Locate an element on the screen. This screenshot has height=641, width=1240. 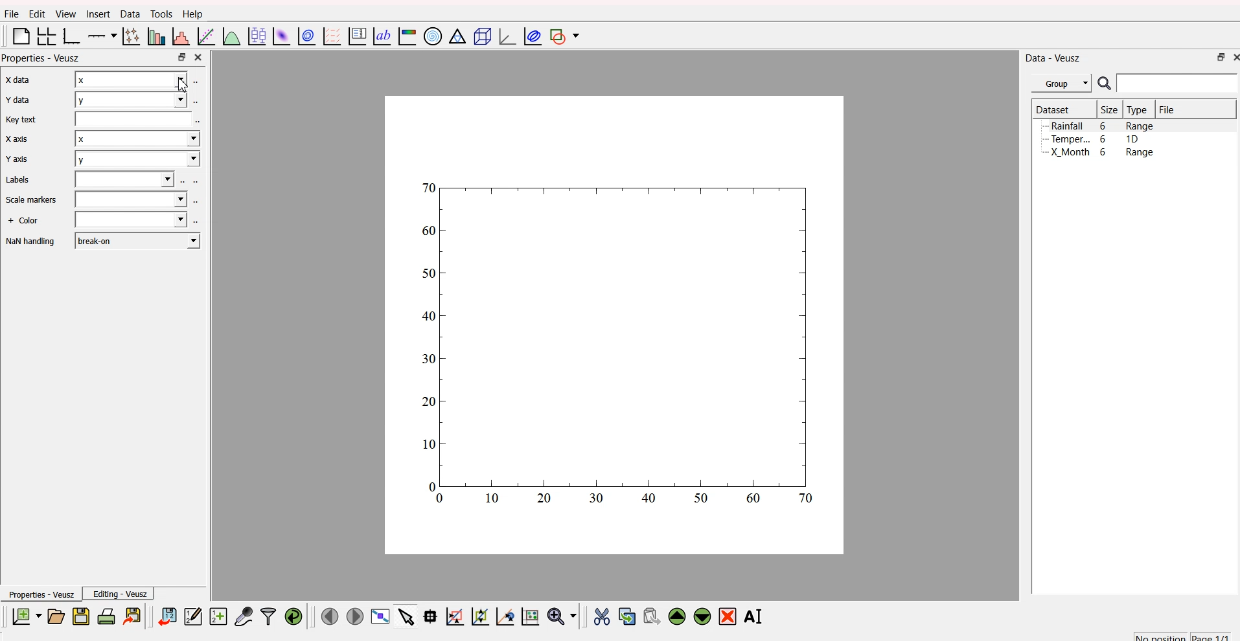
draw points is located at coordinates (477, 616).